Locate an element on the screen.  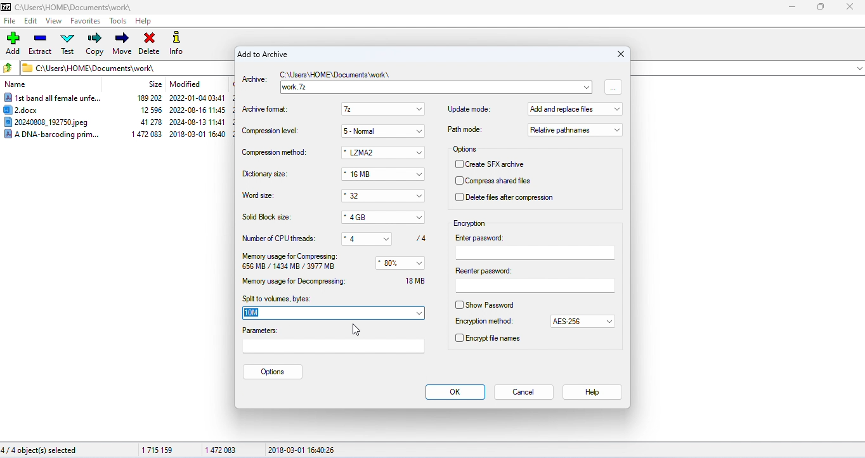
C:\Users\HOME\Documents work \ is located at coordinates (337, 75).